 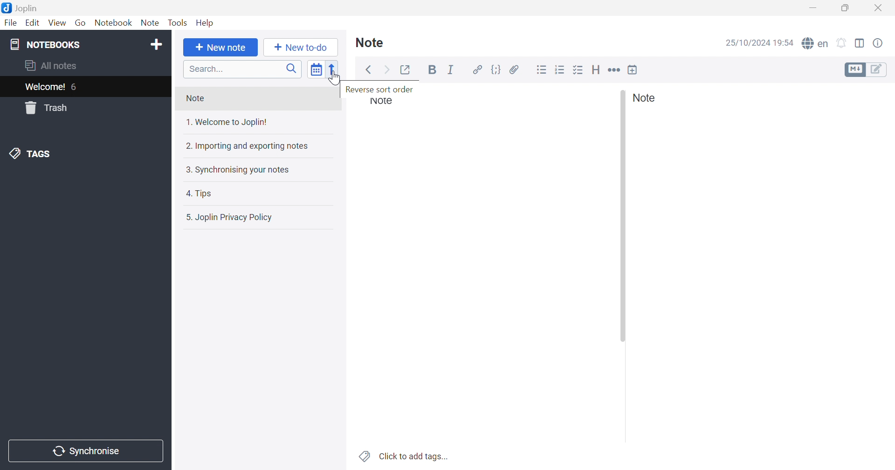 What do you see at coordinates (33, 23) in the screenshot?
I see `Edit` at bounding box center [33, 23].